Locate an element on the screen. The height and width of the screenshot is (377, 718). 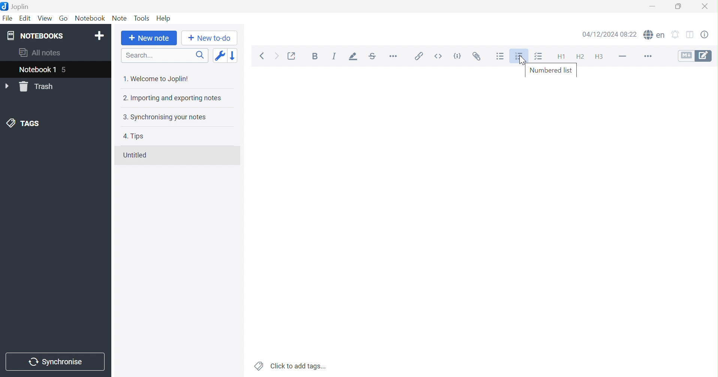
Toggle editor layout is located at coordinates (692, 33).